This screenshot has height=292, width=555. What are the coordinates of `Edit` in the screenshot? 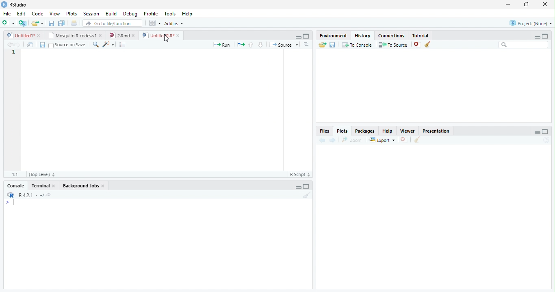 It's located at (20, 13).